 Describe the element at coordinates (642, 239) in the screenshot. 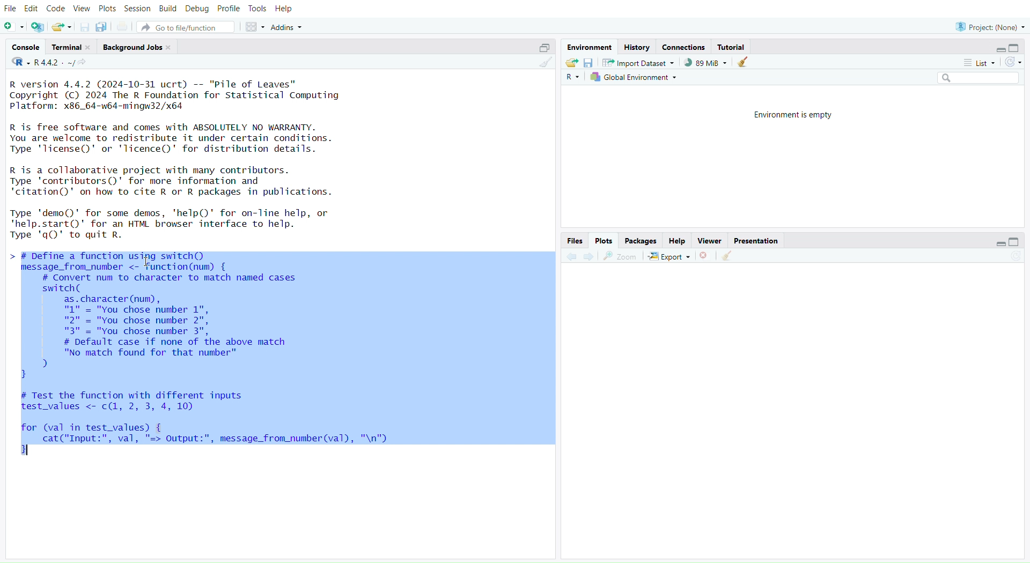

I see `Packages` at that location.